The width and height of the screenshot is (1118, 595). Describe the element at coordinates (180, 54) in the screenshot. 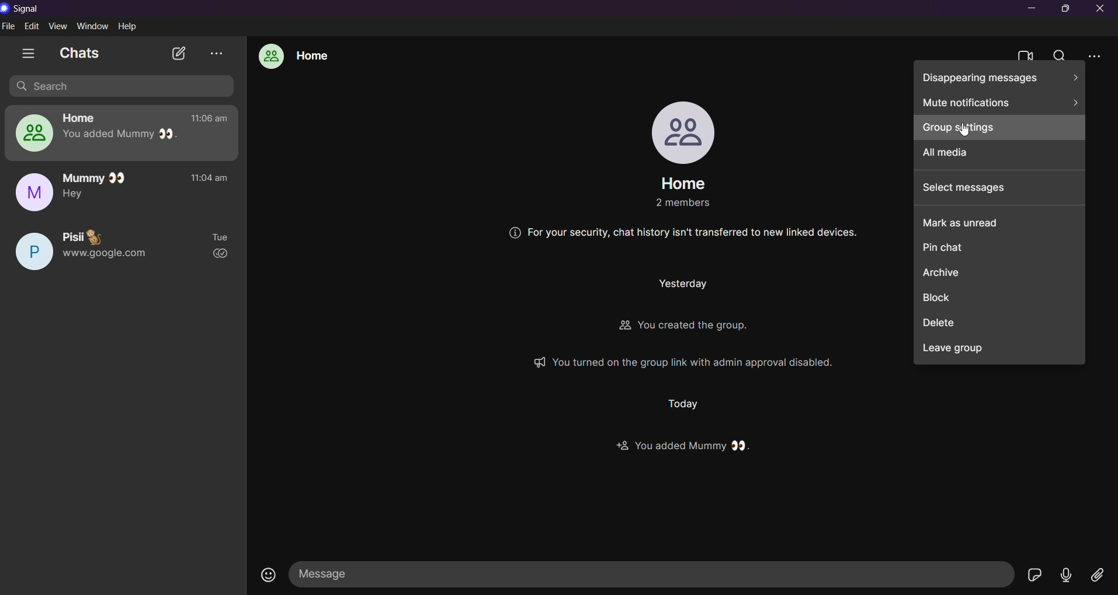

I see `new chat` at that location.